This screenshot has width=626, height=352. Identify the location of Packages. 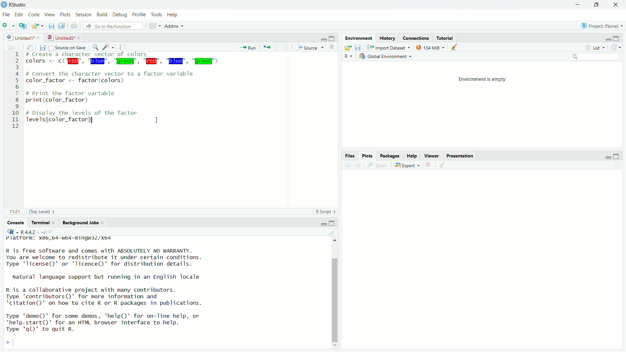
(389, 155).